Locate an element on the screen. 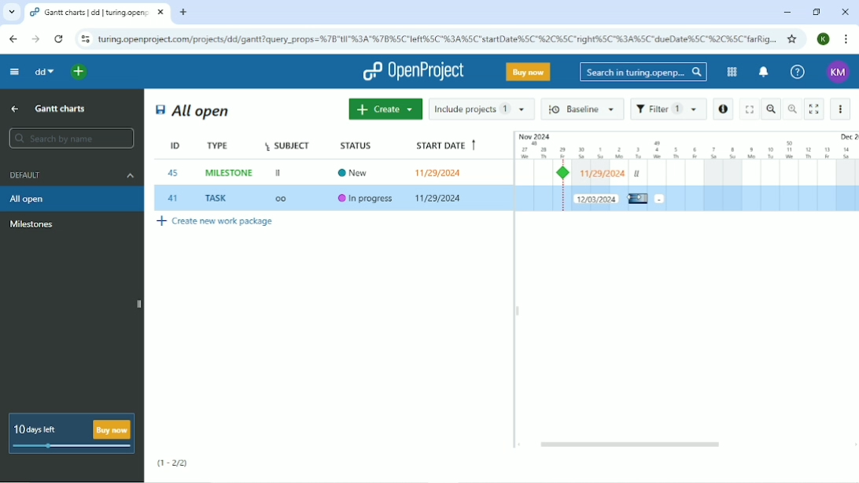  Search by name is located at coordinates (70, 138).